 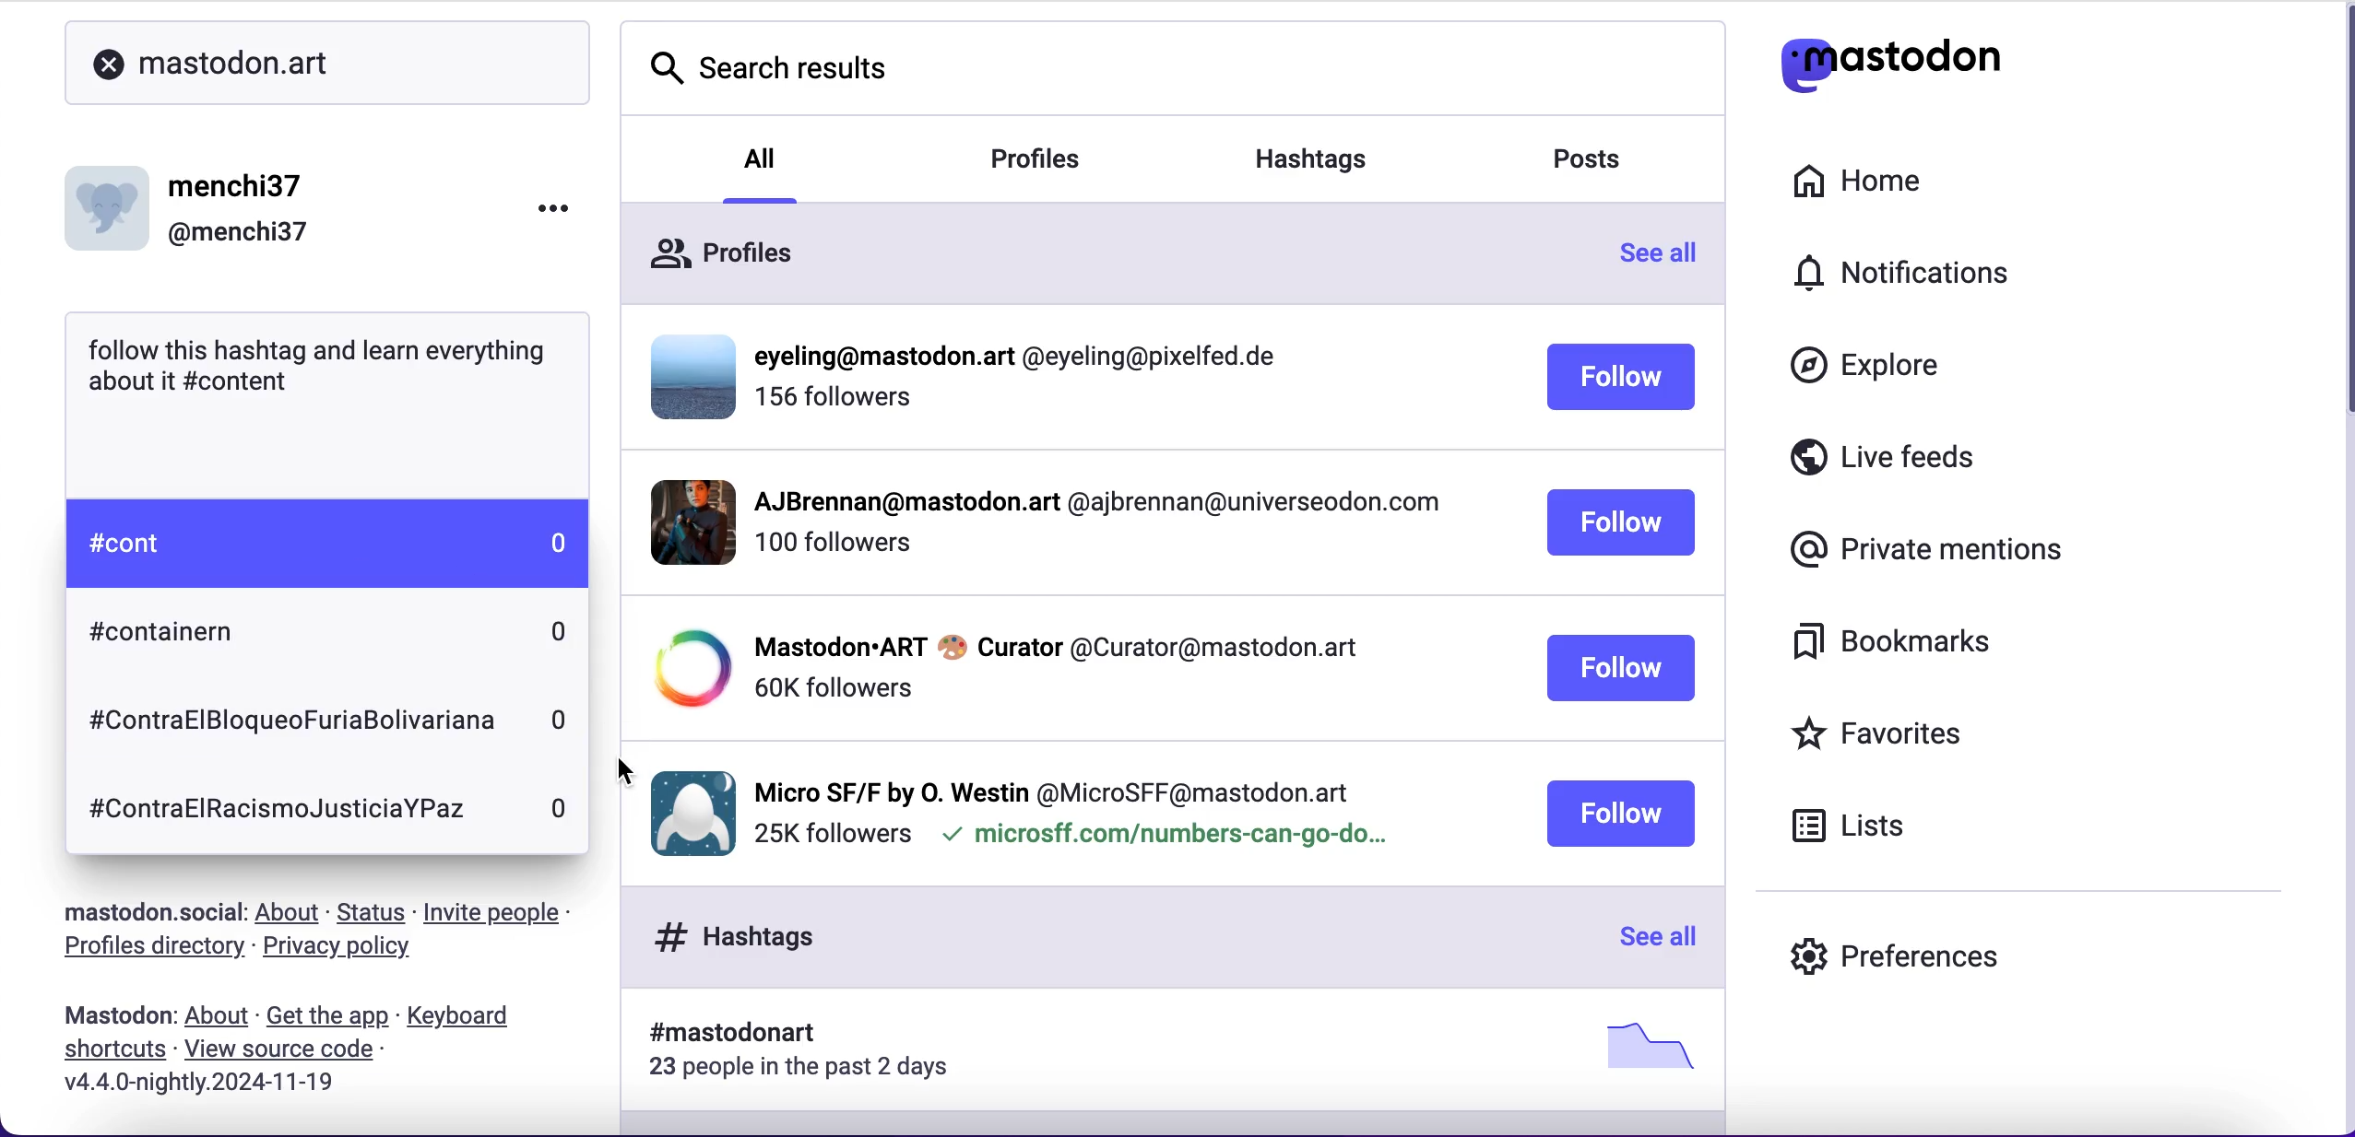 What do you see at coordinates (1864, 831) in the screenshot?
I see `lists` at bounding box center [1864, 831].